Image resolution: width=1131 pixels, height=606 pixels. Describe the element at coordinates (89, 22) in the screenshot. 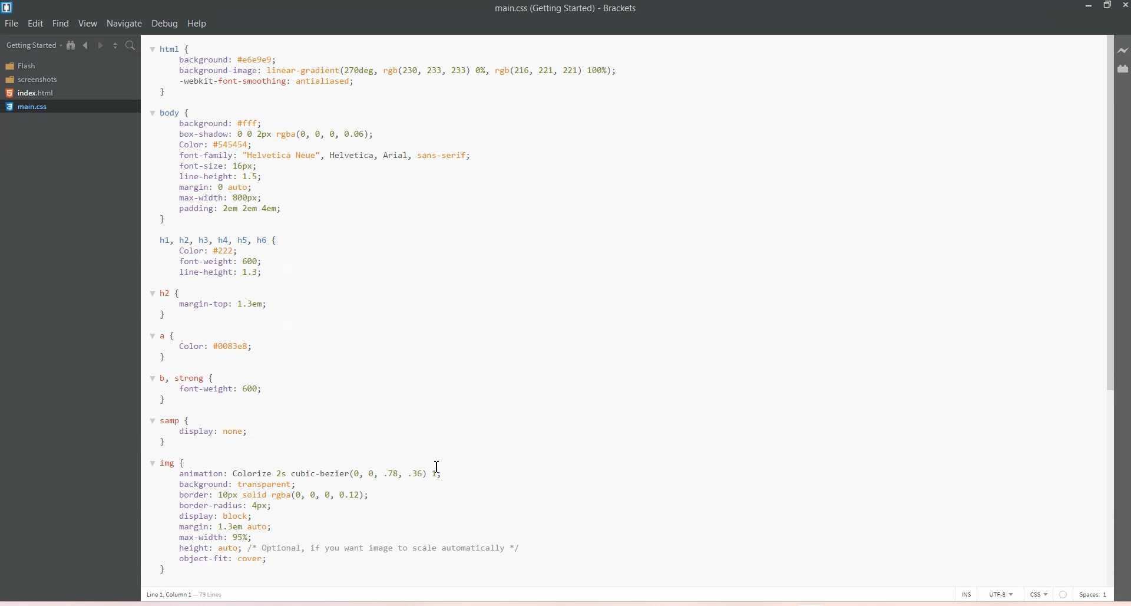

I see `View` at that location.